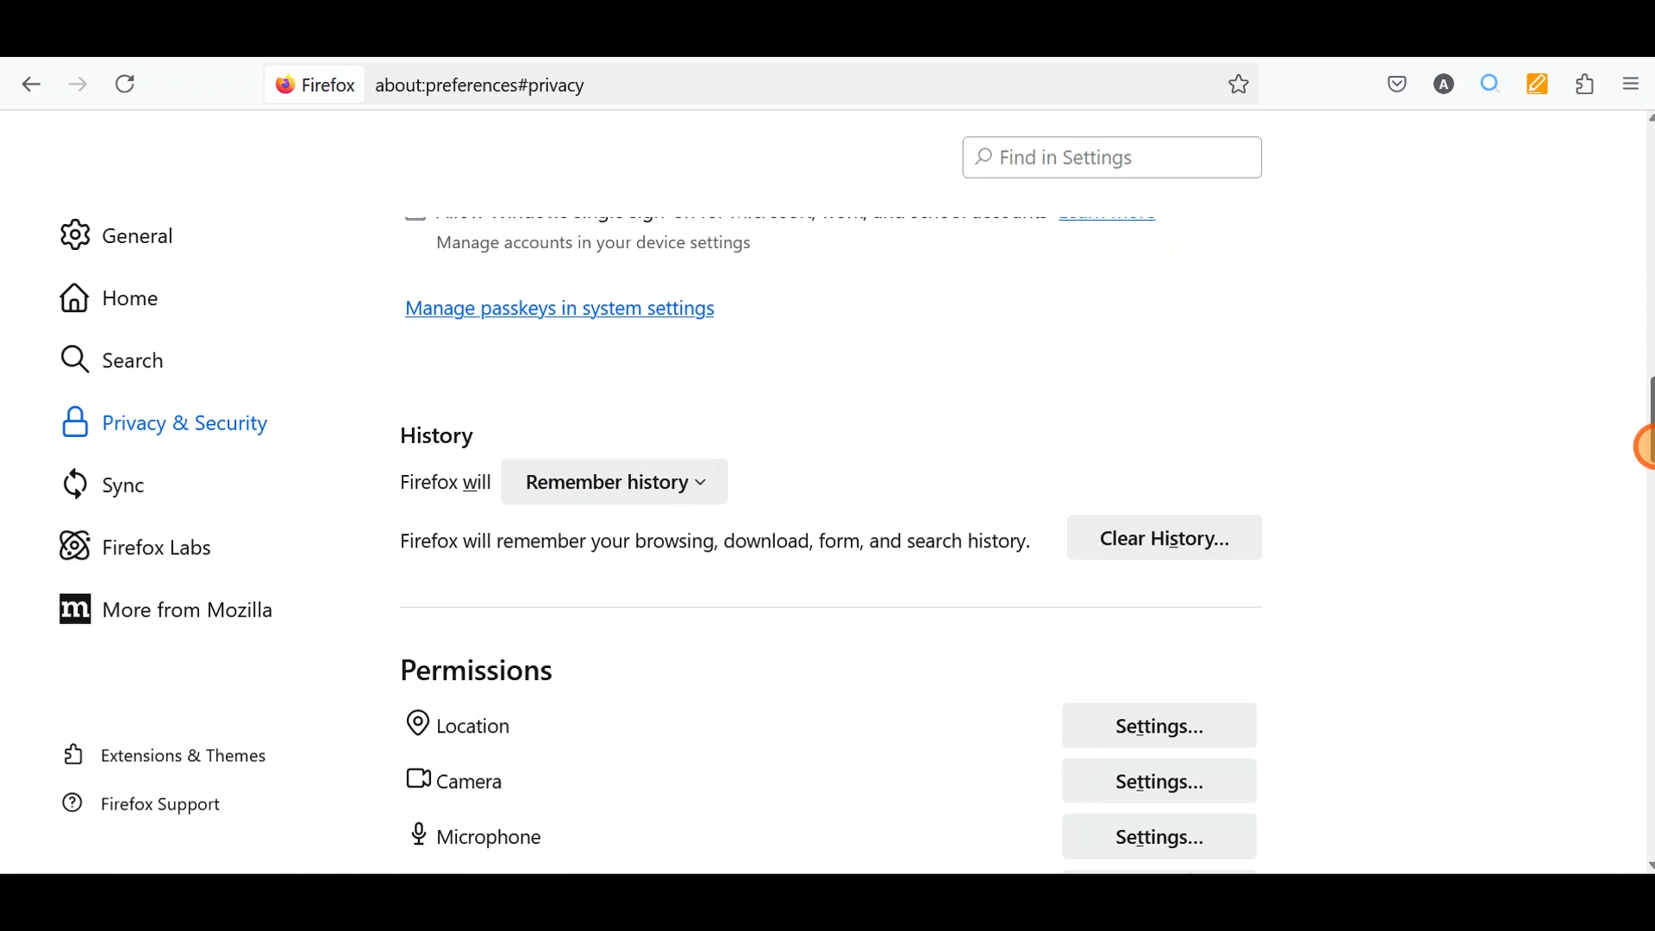 This screenshot has height=931, width=1655. What do you see at coordinates (1533, 86) in the screenshot?
I see `Multi keywords highlighter` at bounding box center [1533, 86].